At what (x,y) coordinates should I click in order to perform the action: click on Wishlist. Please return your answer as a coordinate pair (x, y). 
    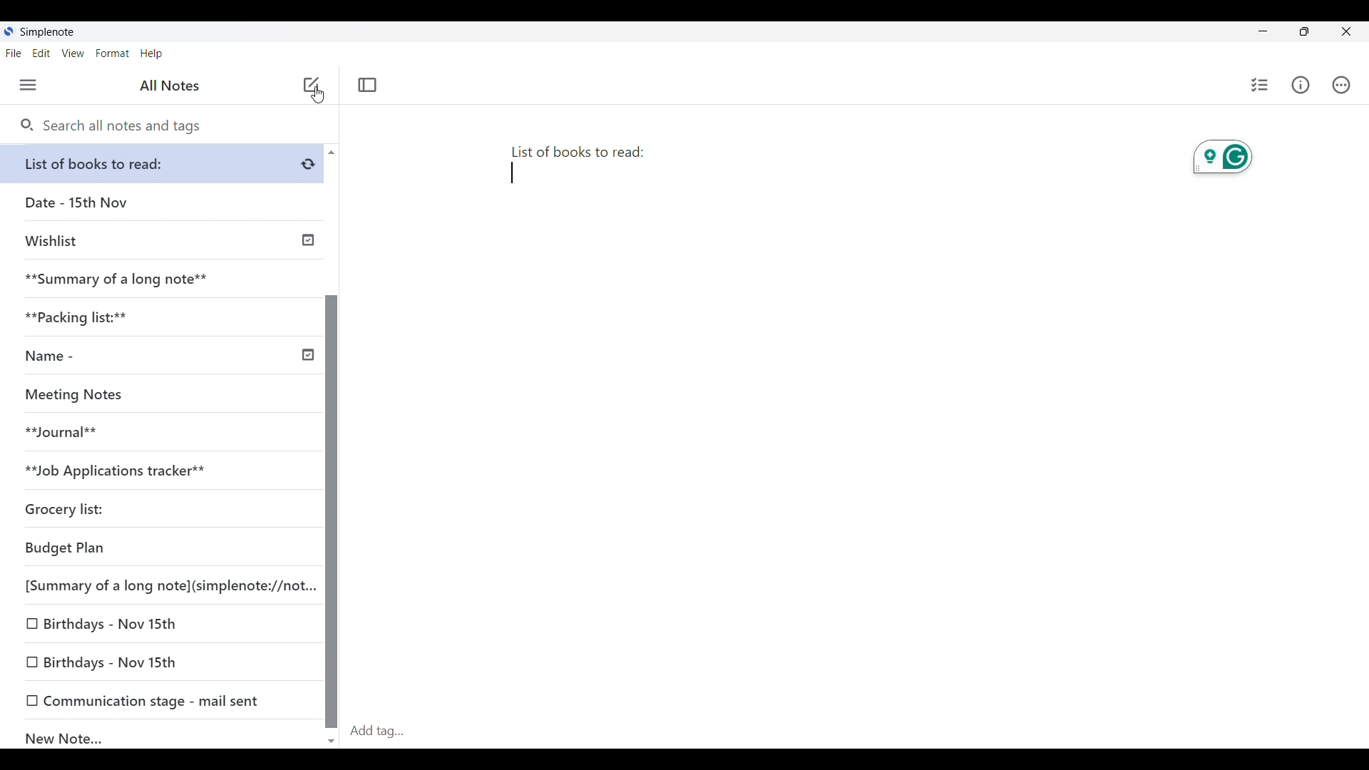
    Looking at the image, I should click on (165, 239).